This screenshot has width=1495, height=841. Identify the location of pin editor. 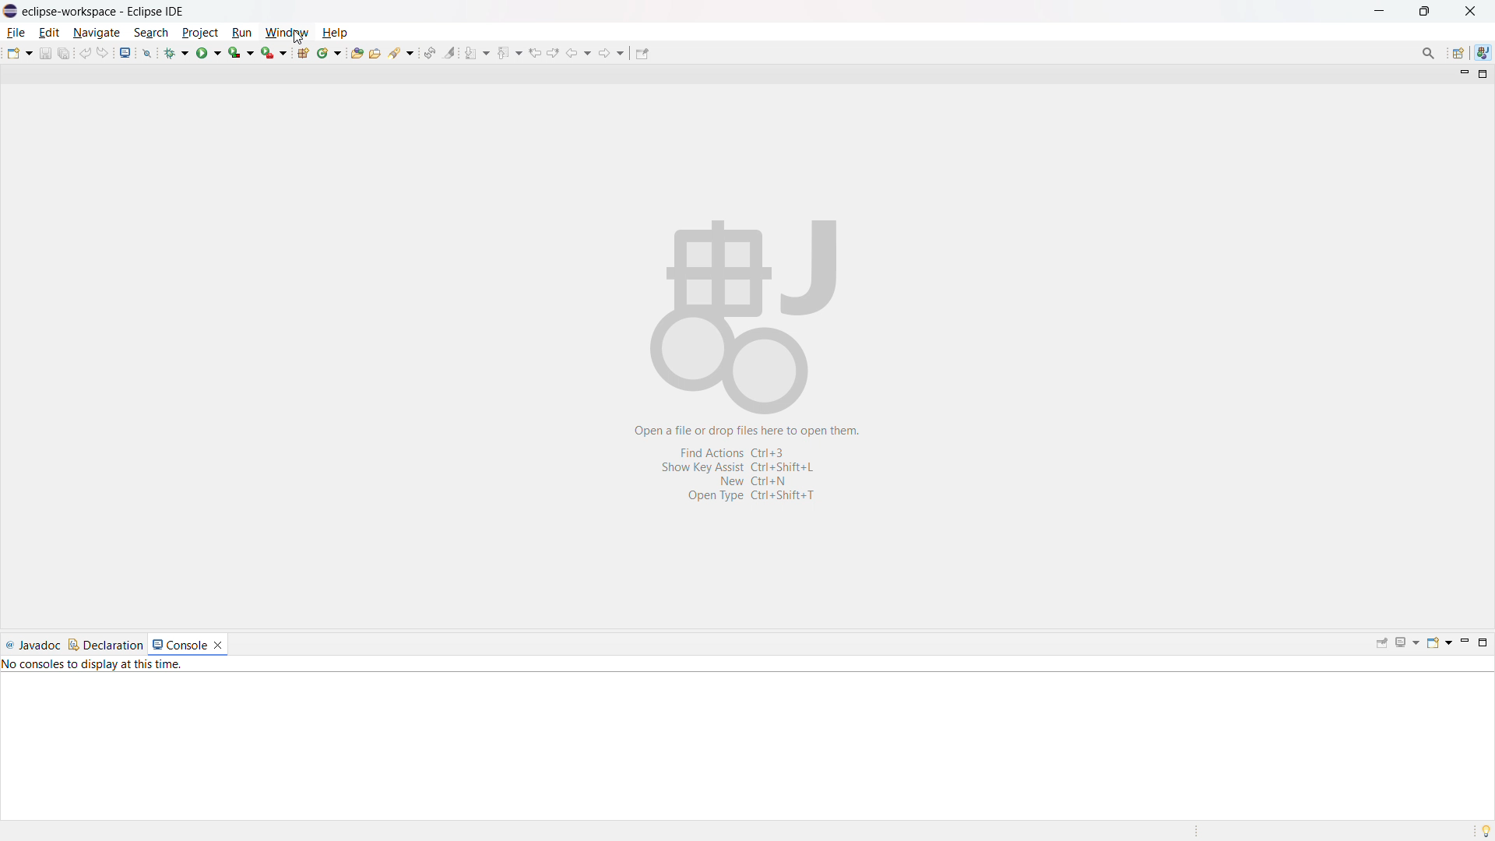
(642, 55).